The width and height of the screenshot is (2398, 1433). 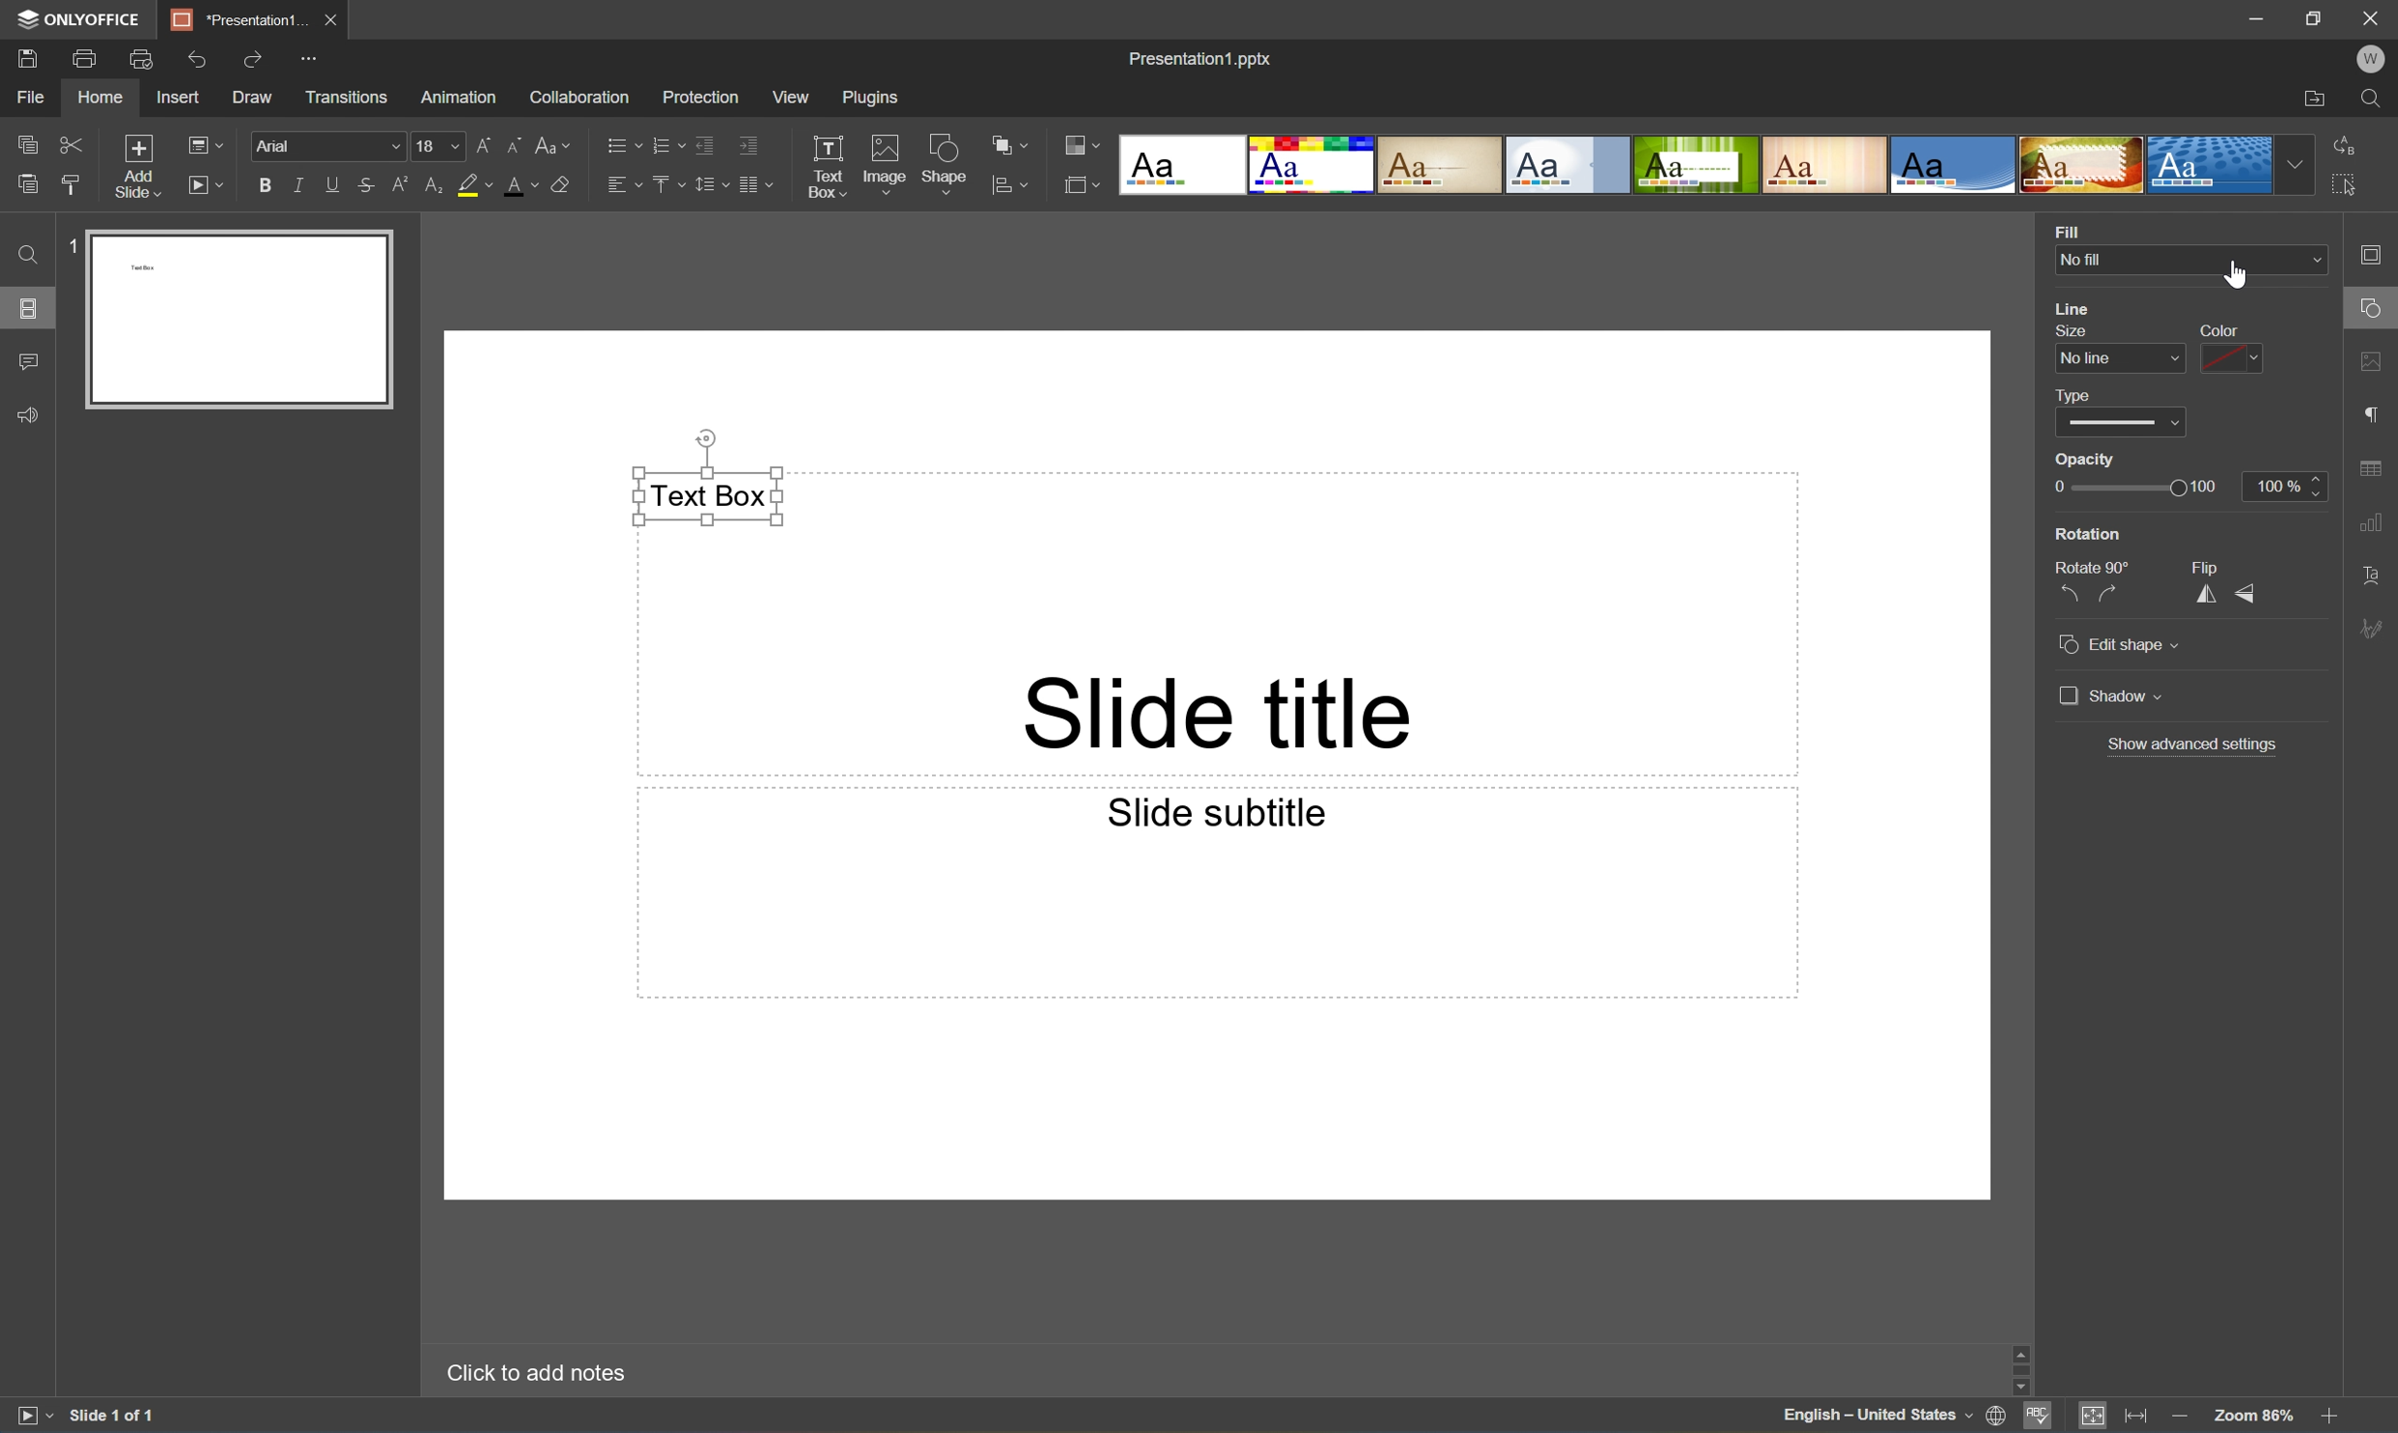 I want to click on Copy, so click(x=24, y=144).